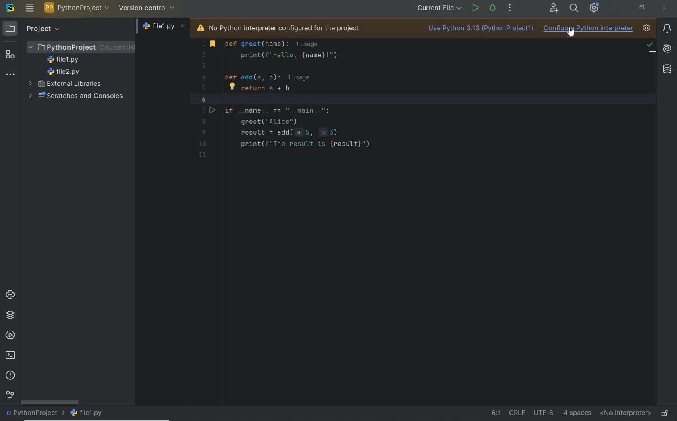 This screenshot has width=677, height=421. I want to click on run, so click(475, 7).